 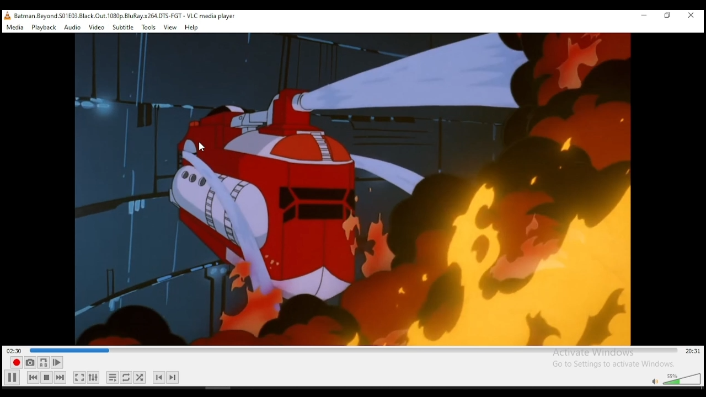 What do you see at coordinates (682, 378) in the screenshot?
I see `volume` at bounding box center [682, 378].